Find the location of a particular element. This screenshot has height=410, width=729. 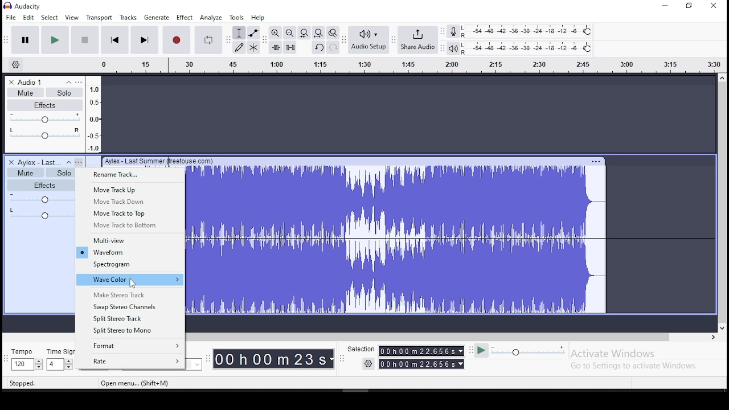

effects is located at coordinates (46, 105).